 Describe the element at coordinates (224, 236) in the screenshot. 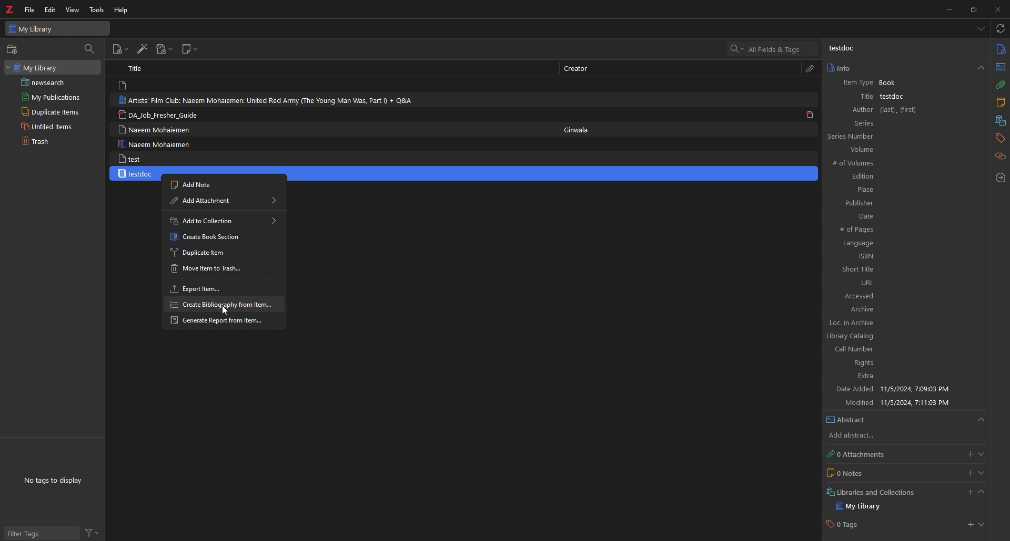

I see `create book section` at that location.